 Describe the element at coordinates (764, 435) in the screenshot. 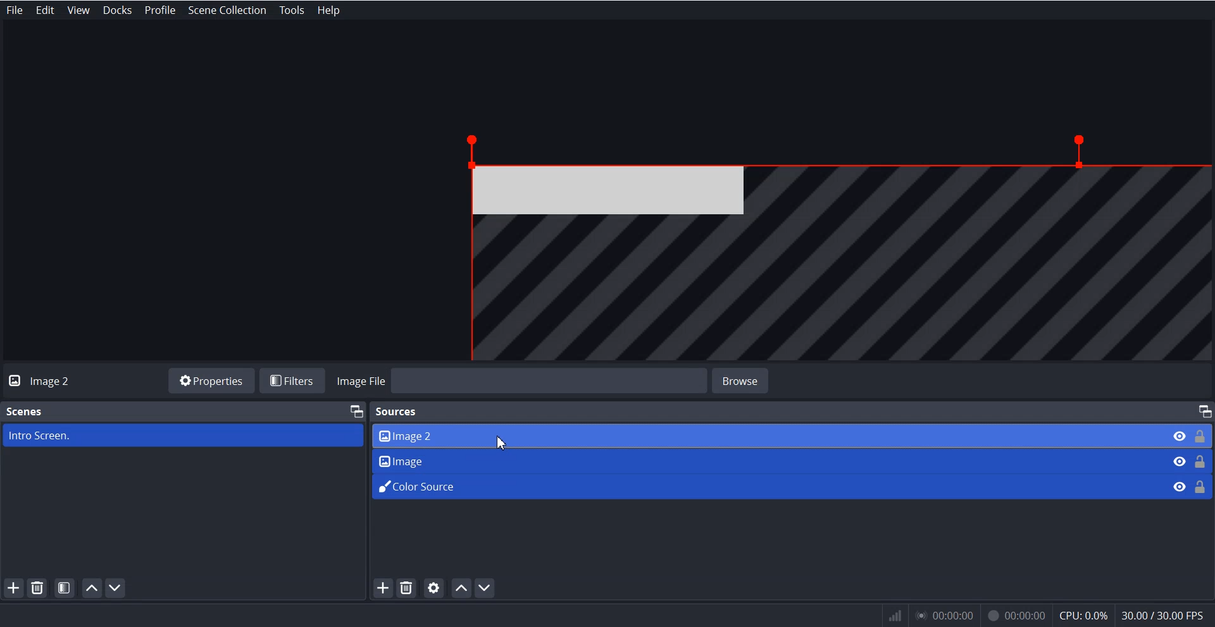

I see `Image 2` at that location.